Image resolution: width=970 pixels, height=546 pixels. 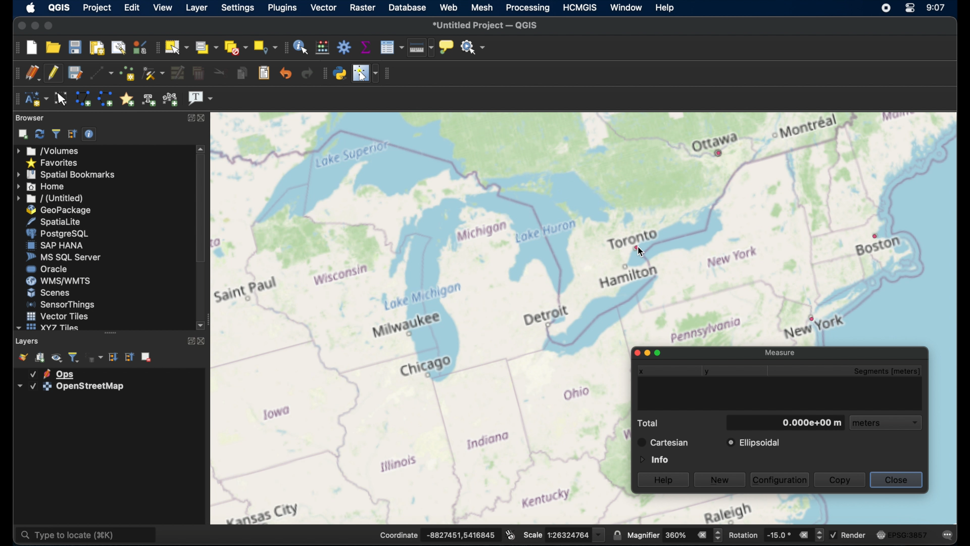 What do you see at coordinates (89, 133) in the screenshot?
I see `enable/disable properties widget` at bounding box center [89, 133].